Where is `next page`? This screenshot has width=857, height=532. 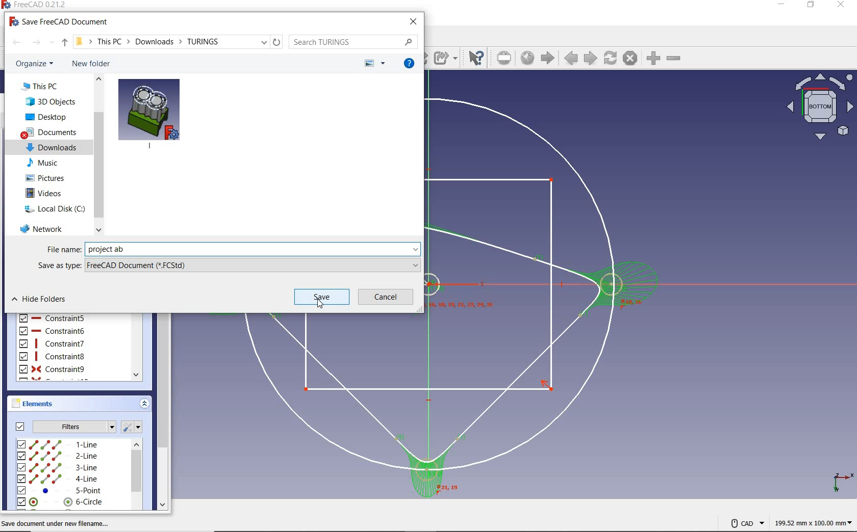 next page is located at coordinates (590, 58).